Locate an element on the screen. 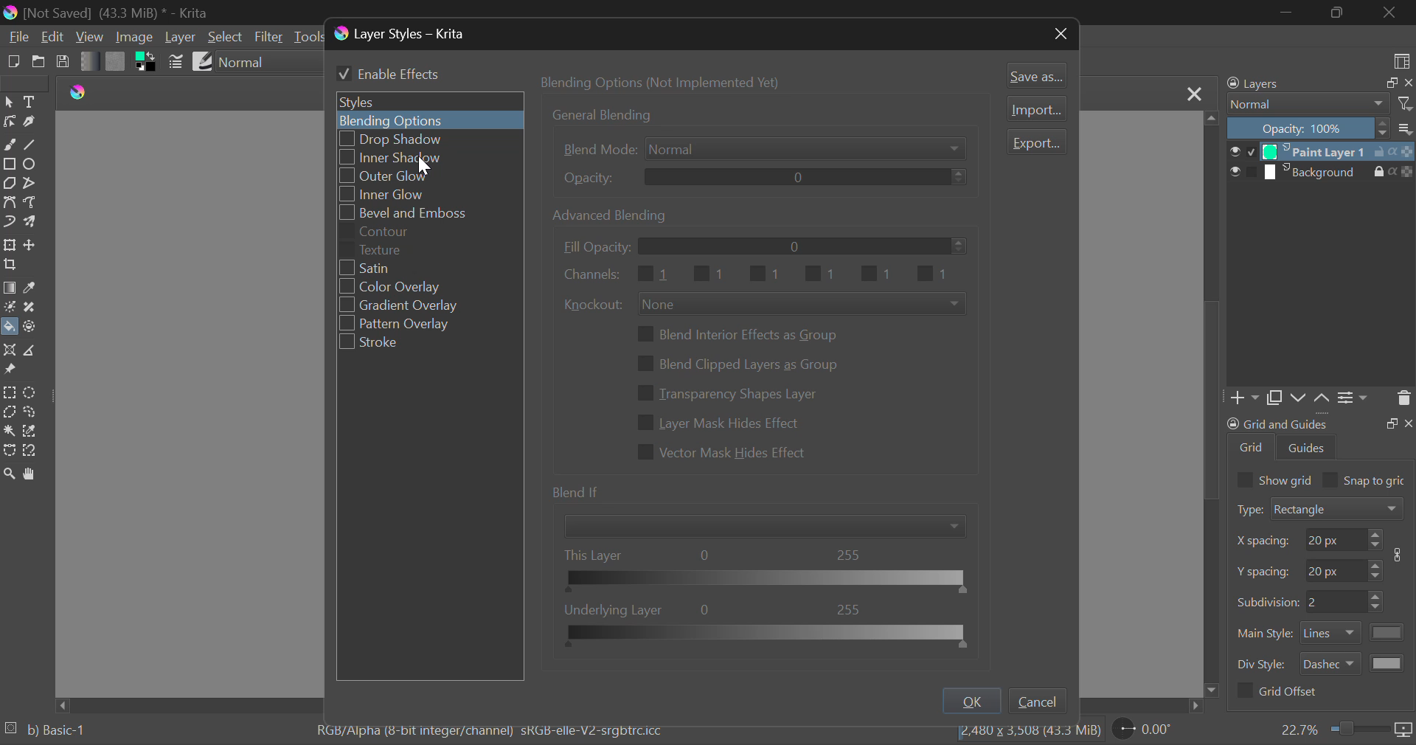 The image size is (1416, 745). Tools is located at coordinates (310, 36).